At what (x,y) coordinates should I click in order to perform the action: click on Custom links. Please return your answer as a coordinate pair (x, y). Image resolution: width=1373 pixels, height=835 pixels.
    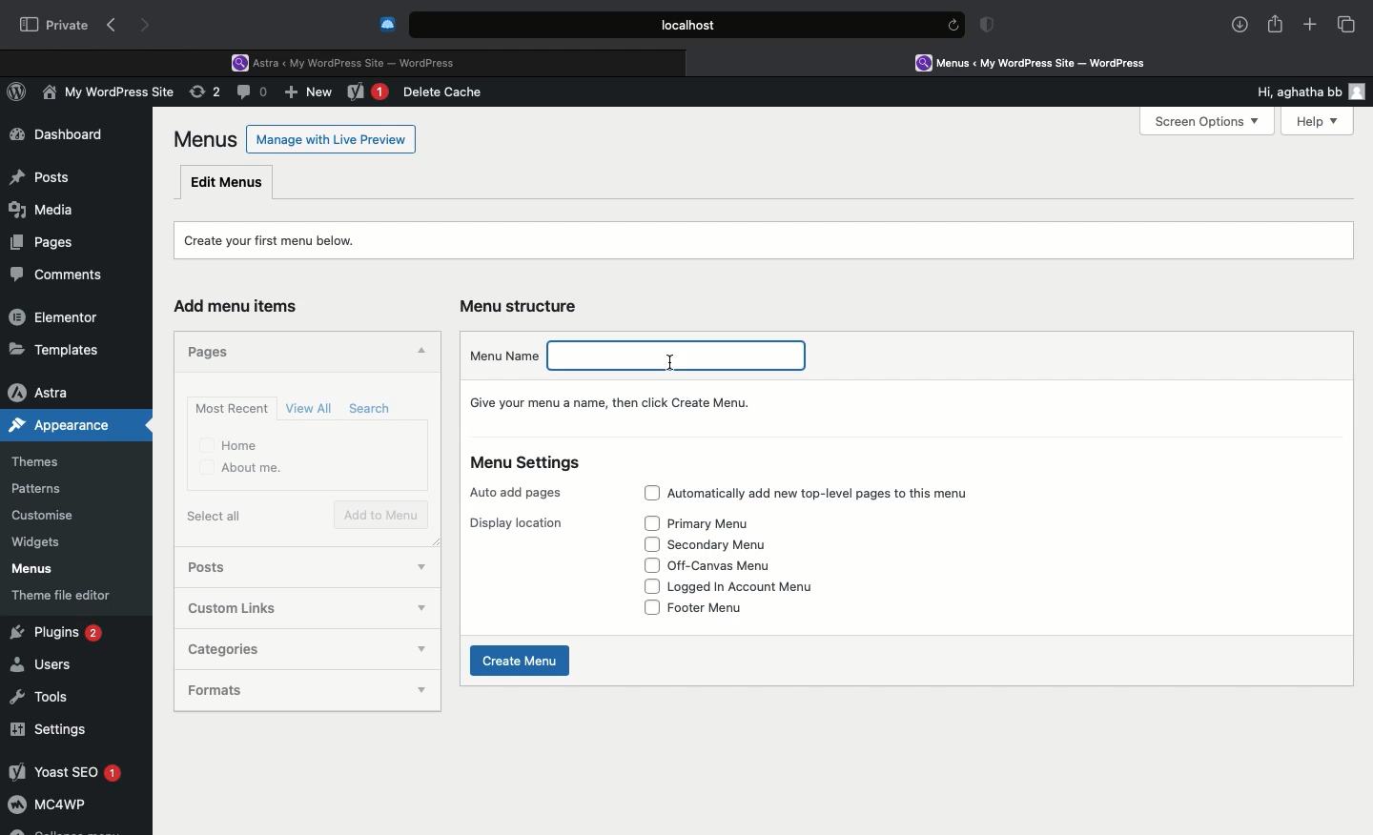
    Looking at the image, I should click on (280, 608).